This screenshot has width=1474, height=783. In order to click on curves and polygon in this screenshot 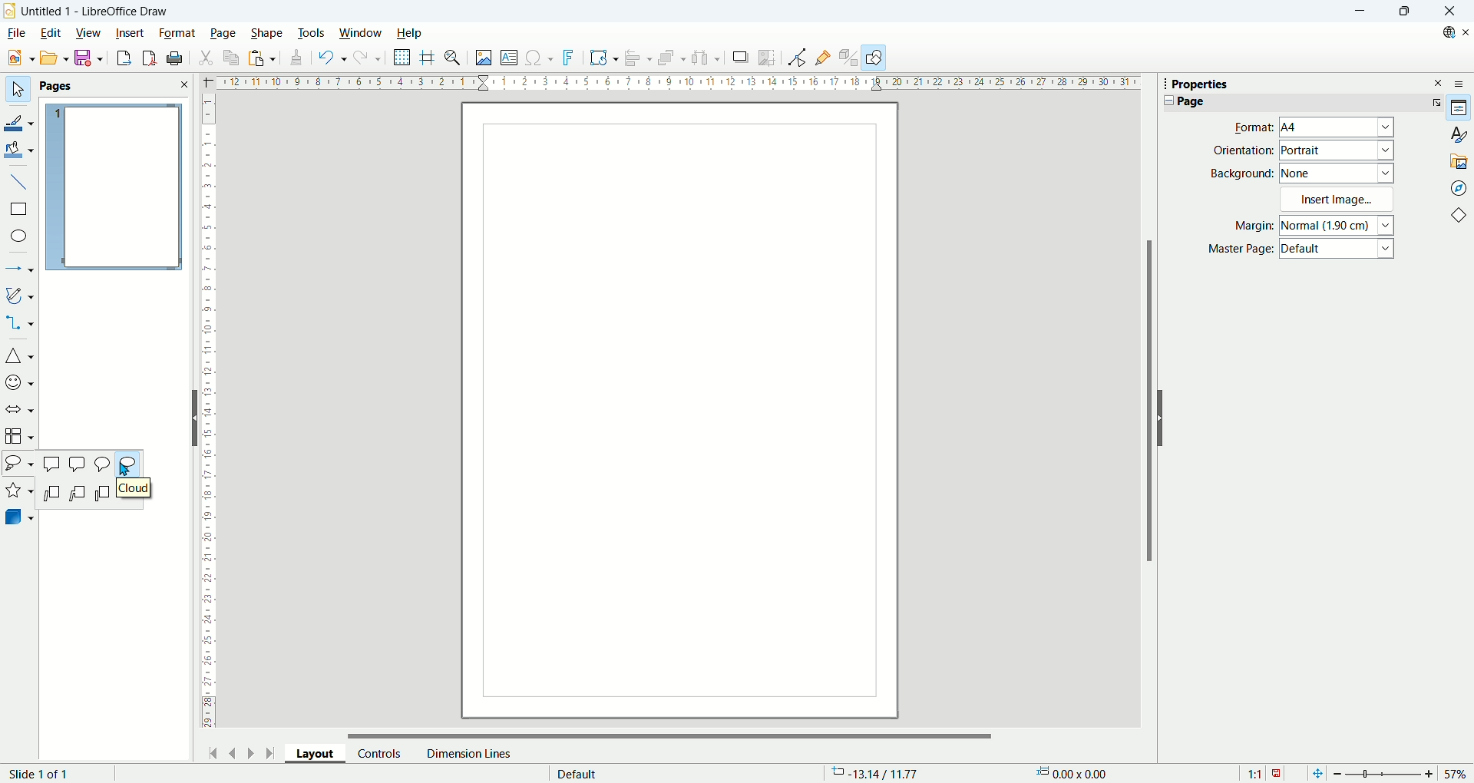, I will do `click(20, 296)`.